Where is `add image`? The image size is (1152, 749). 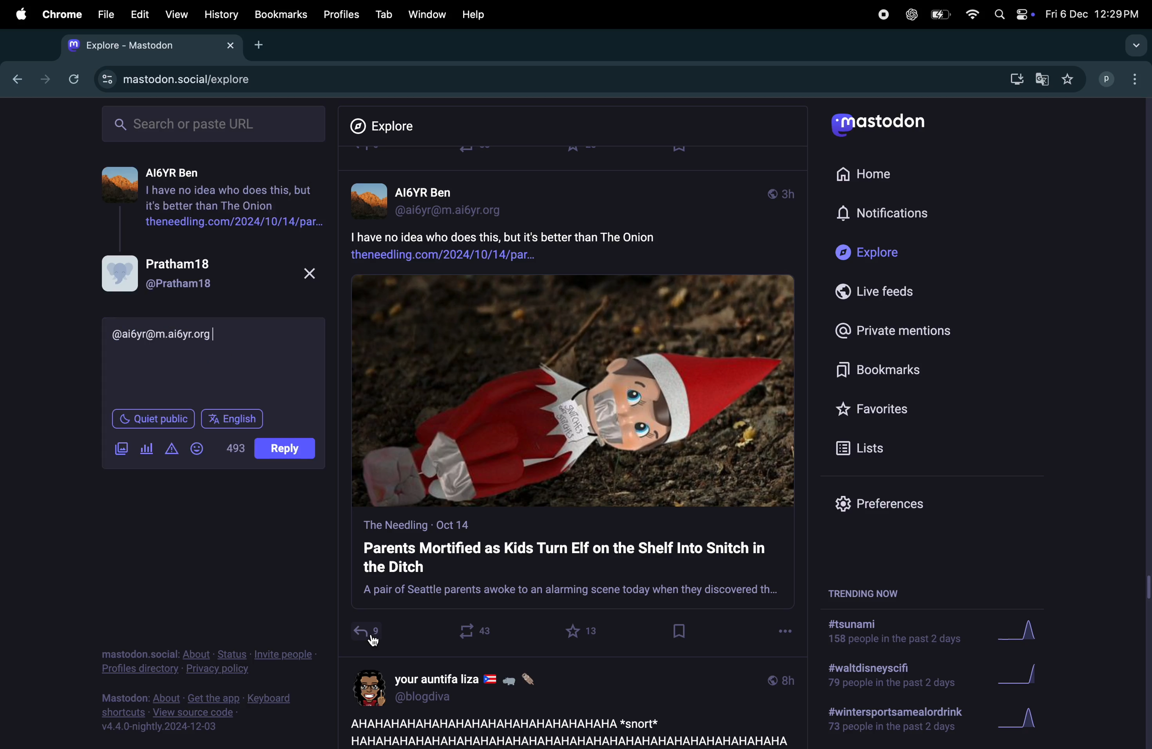 add image is located at coordinates (121, 447).